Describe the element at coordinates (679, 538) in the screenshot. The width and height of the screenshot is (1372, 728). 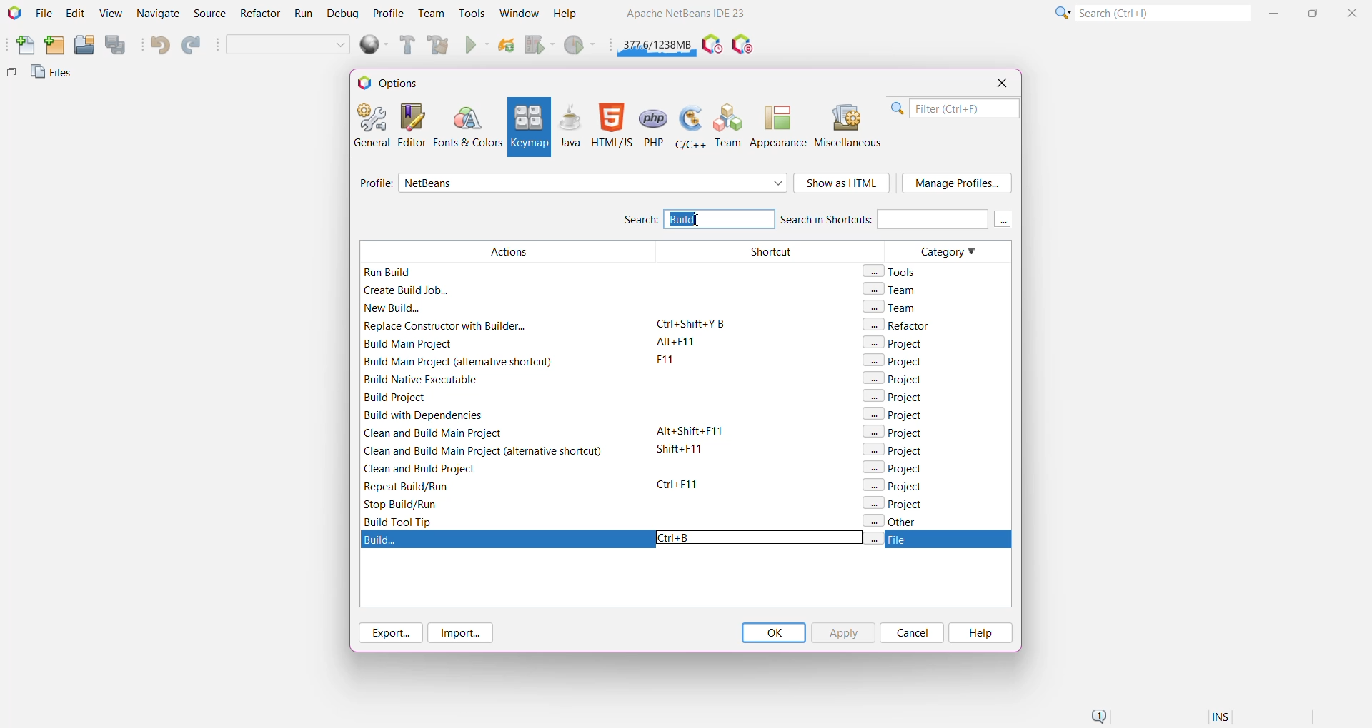
I see `Type the required 'shortcut' to set for the action` at that location.